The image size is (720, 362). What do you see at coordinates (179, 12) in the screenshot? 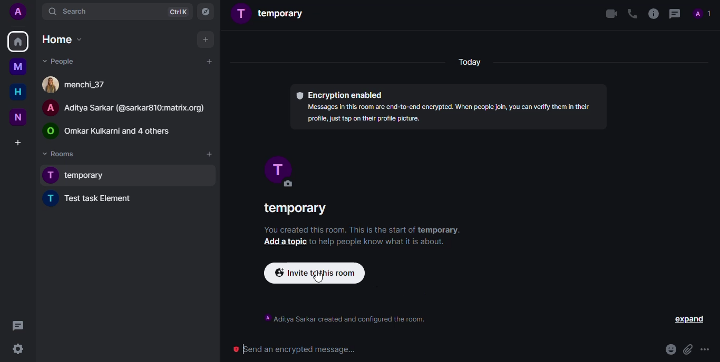
I see `ctrlK` at bounding box center [179, 12].